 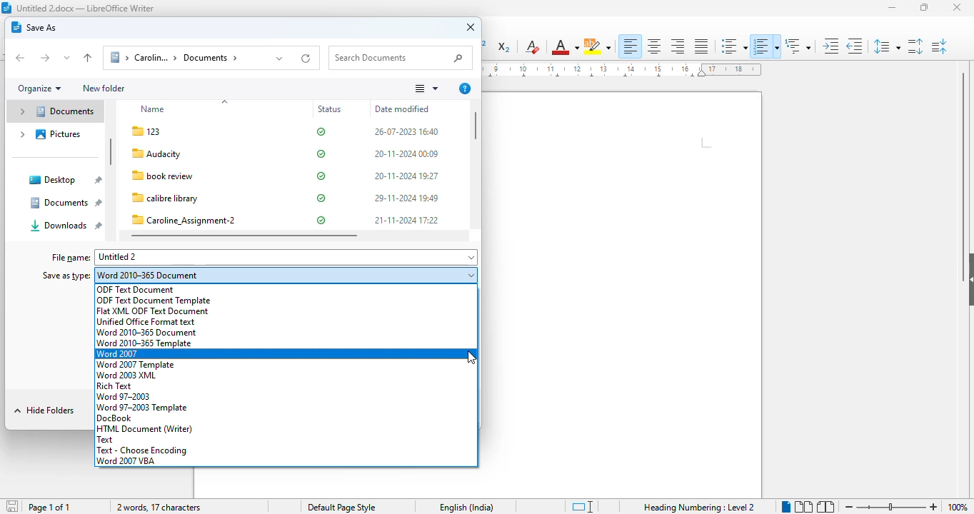 I want to click on horizontal scroll bar, so click(x=244, y=236).